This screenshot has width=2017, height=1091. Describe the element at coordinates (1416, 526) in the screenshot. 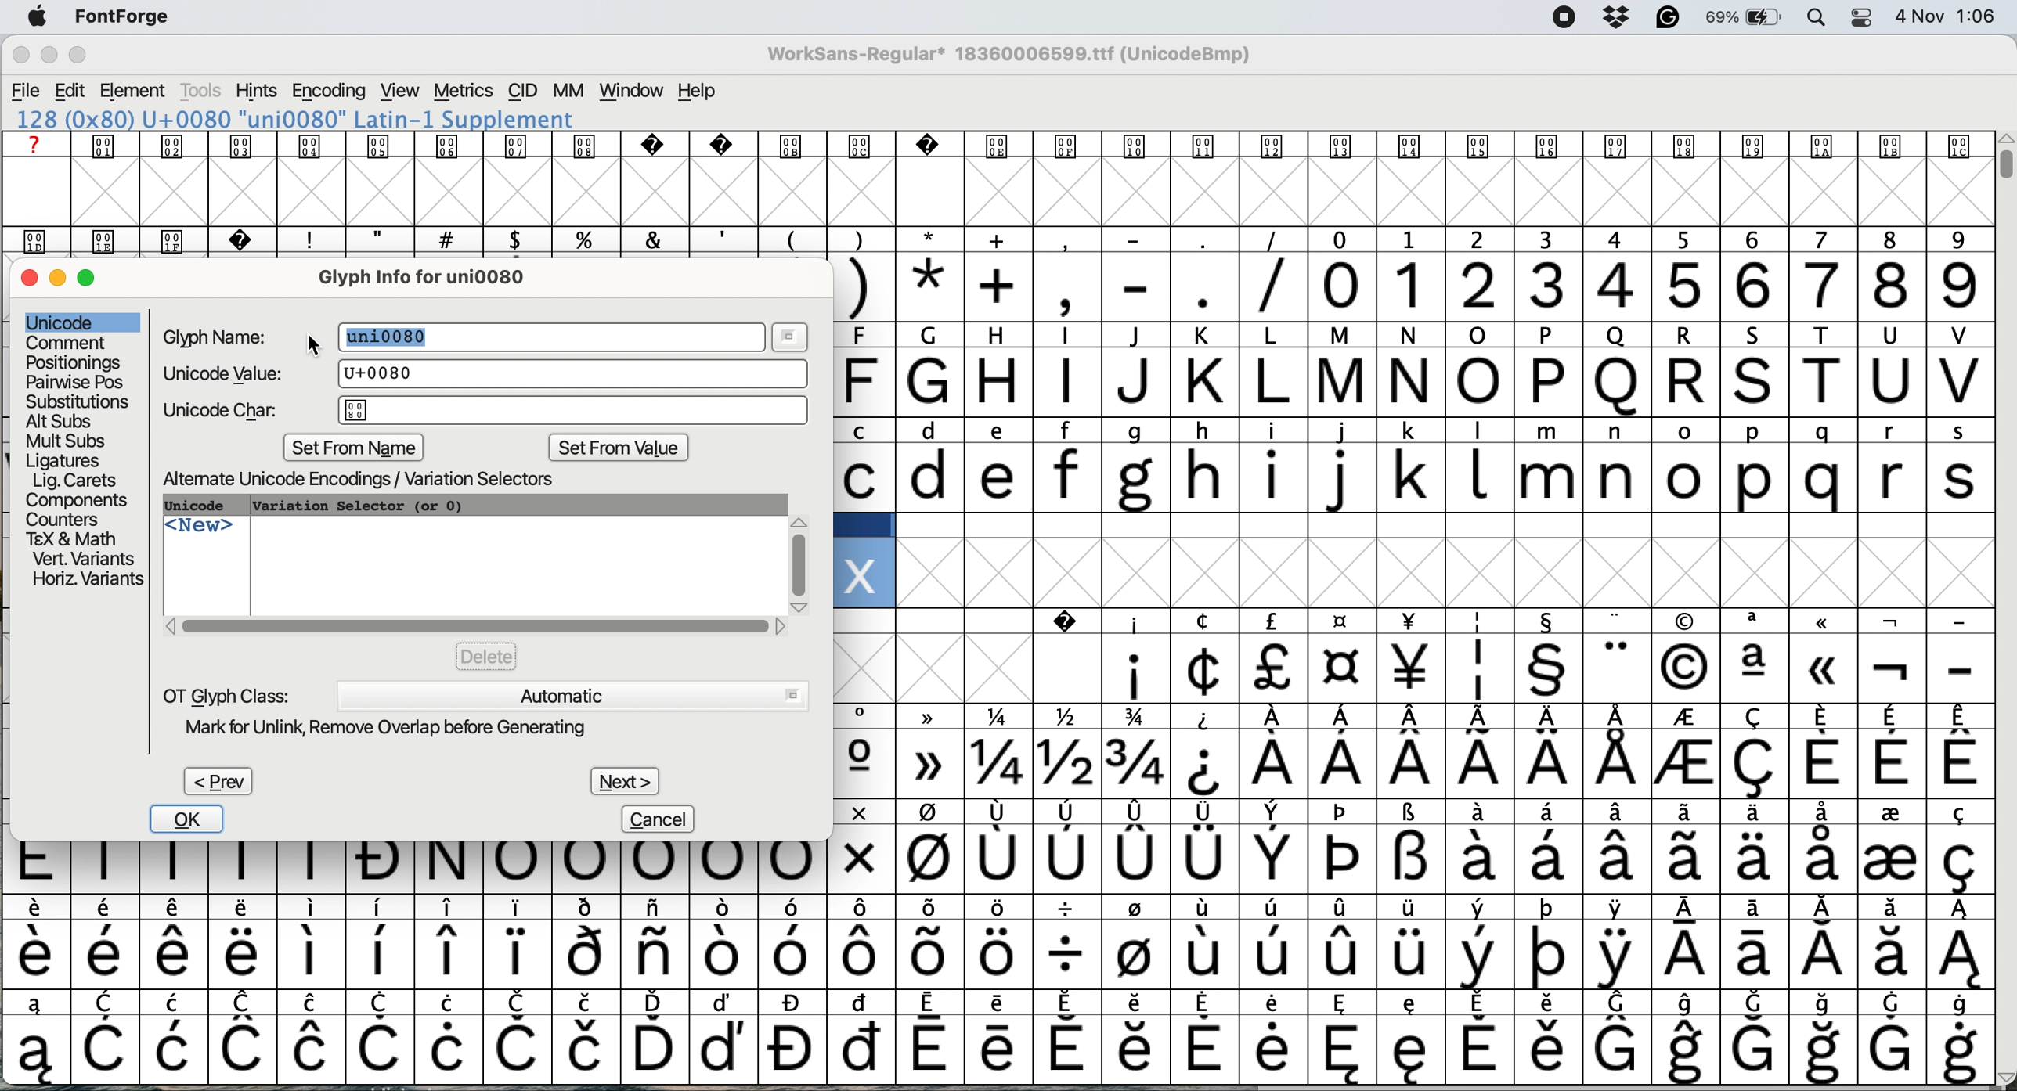

I see `data cells` at that location.